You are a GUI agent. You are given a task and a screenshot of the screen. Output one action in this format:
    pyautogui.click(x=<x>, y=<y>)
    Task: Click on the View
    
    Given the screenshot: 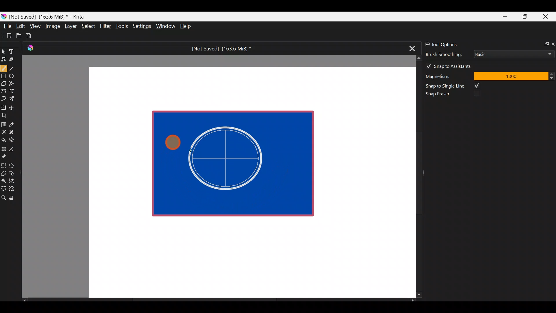 What is the action you would take?
    pyautogui.click(x=35, y=26)
    